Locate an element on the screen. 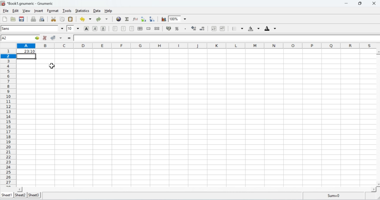 The height and width of the screenshot is (200, 380). Center horizontally is located at coordinates (124, 29).